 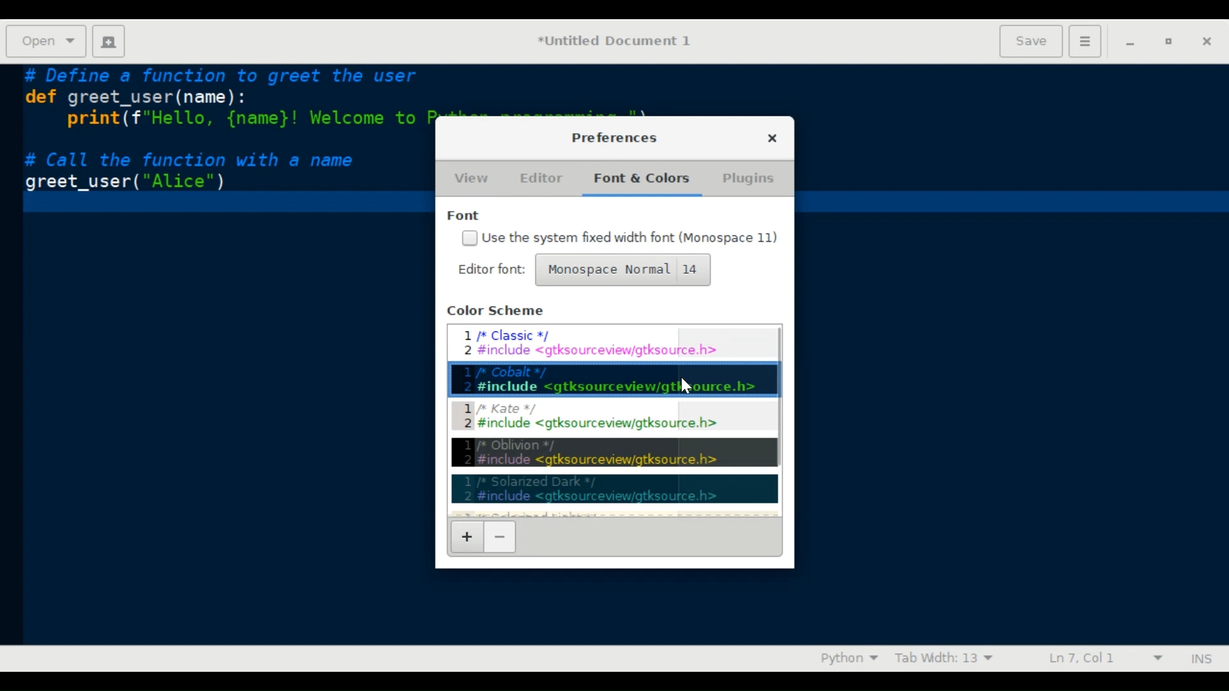 I want to click on Fonts & Colors, so click(x=639, y=180).